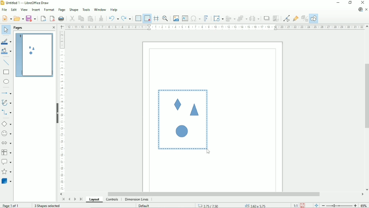 Image resolution: width=369 pixels, height=208 pixels. Describe the element at coordinates (303, 205) in the screenshot. I see `Save` at that location.